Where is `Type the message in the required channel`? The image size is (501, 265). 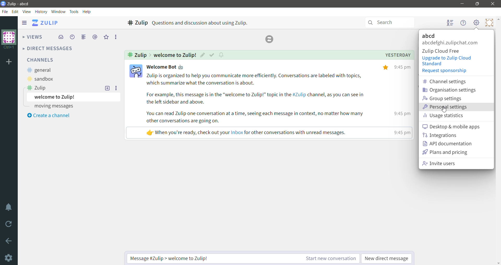
Type the message in the required channel is located at coordinates (209, 258).